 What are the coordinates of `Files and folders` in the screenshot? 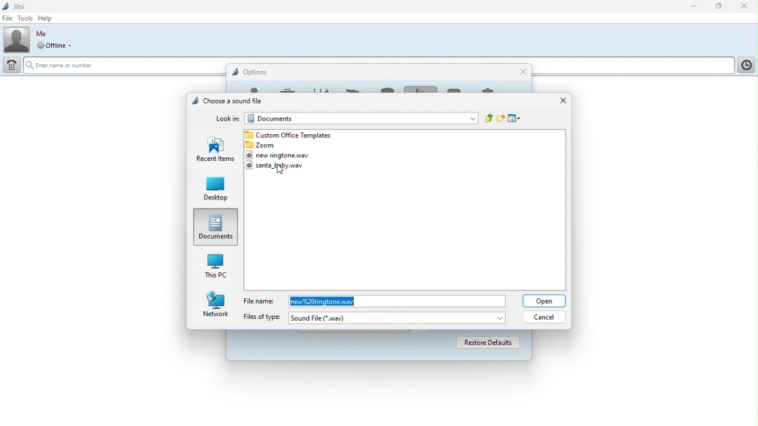 It's located at (291, 134).